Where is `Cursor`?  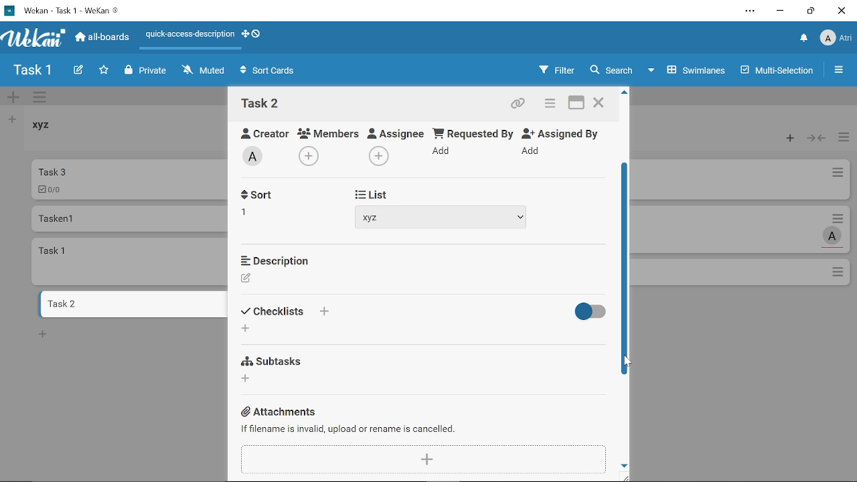
Cursor is located at coordinates (627, 362).